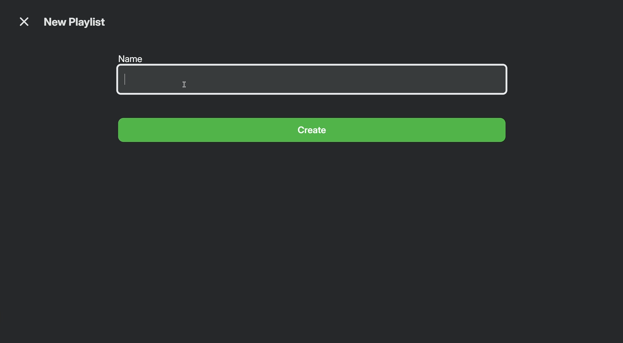  Describe the element at coordinates (76, 23) in the screenshot. I see `New Playlist` at that location.